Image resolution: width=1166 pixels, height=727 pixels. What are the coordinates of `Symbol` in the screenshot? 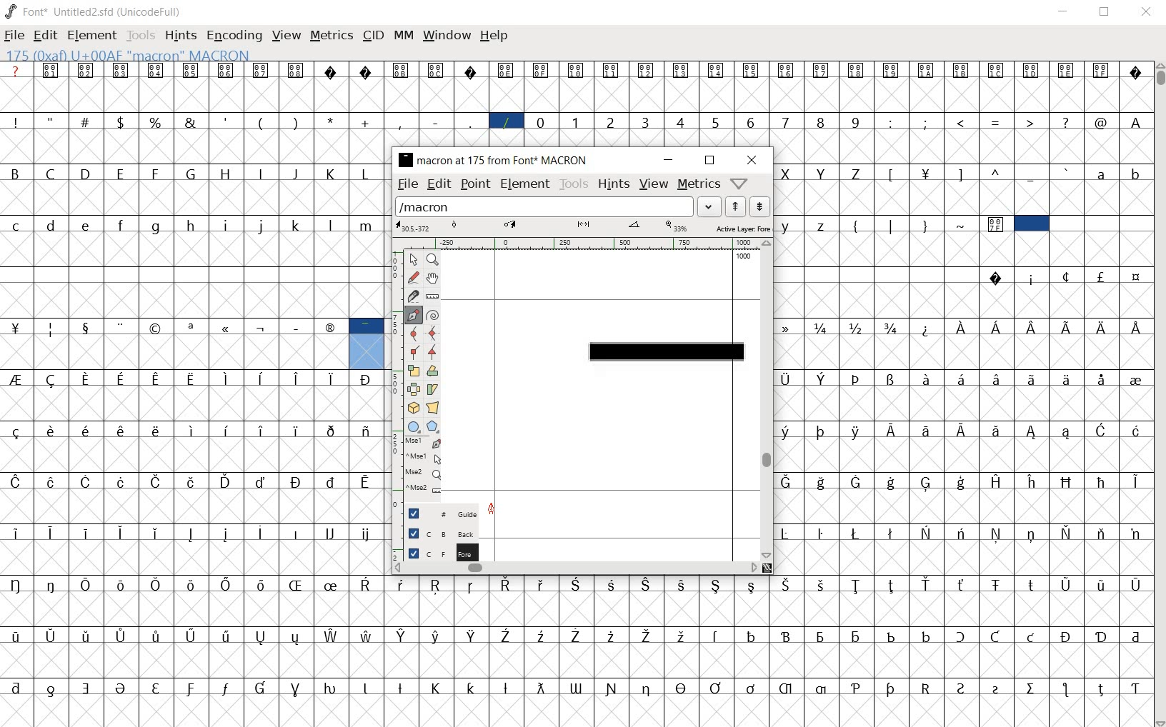 It's located at (717, 688).